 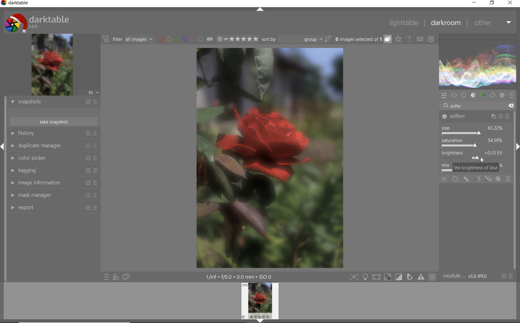 What do you see at coordinates (261, 10) in the screenshot?
I see `expand/collapse` at bounding box center [261, 10].